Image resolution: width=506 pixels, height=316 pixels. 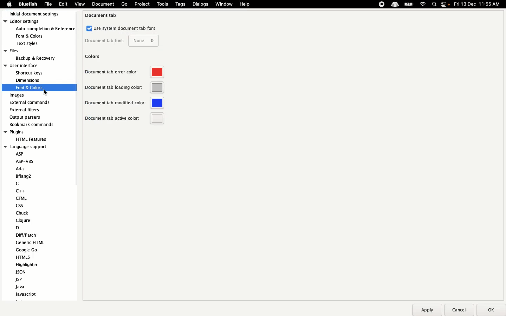 I want to click on External commands, so click(x=30, y=103).